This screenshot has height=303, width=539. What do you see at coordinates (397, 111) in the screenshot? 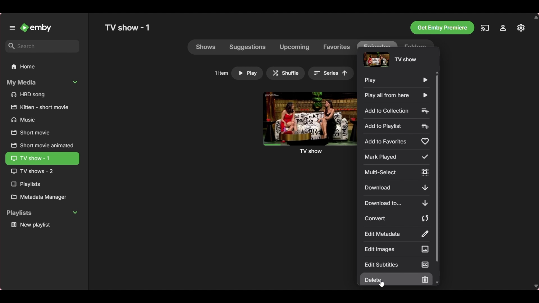
I see `Add to collection` at bounding box center [397, 111].